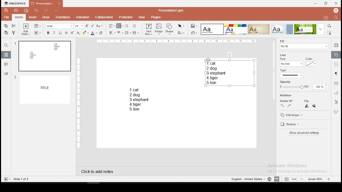 The width and height of the screenshot is (342, 192). What do you see at coordinates (62, 18) in the screenshot?
I see `transitions` at bounding box center [62, 18].